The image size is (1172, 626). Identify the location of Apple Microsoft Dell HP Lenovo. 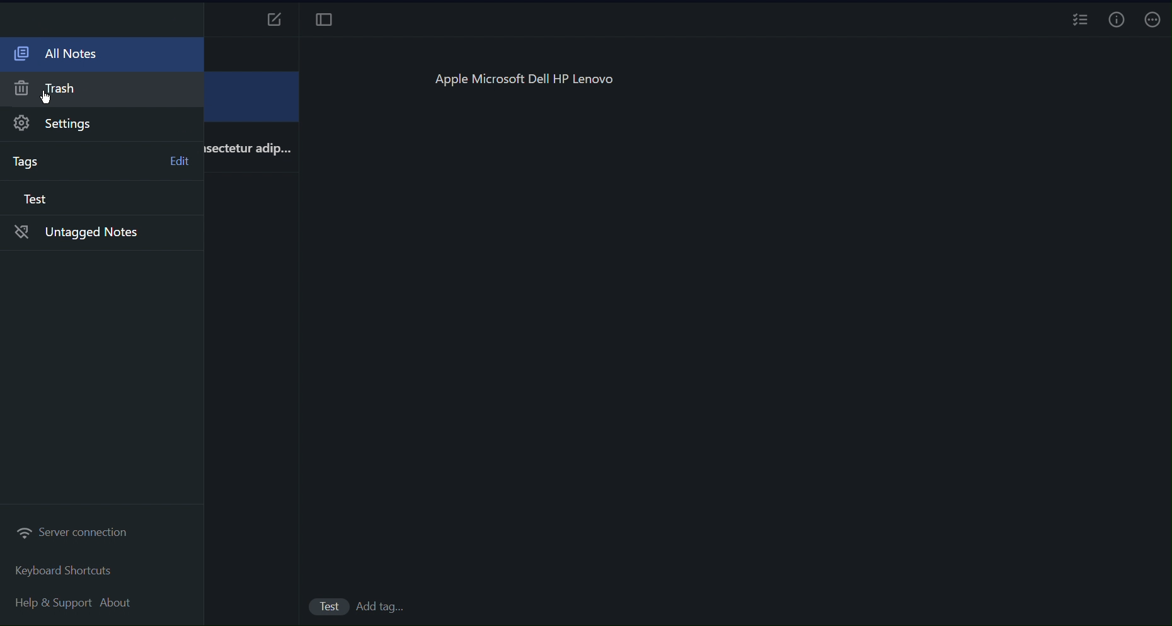
(535, 81).